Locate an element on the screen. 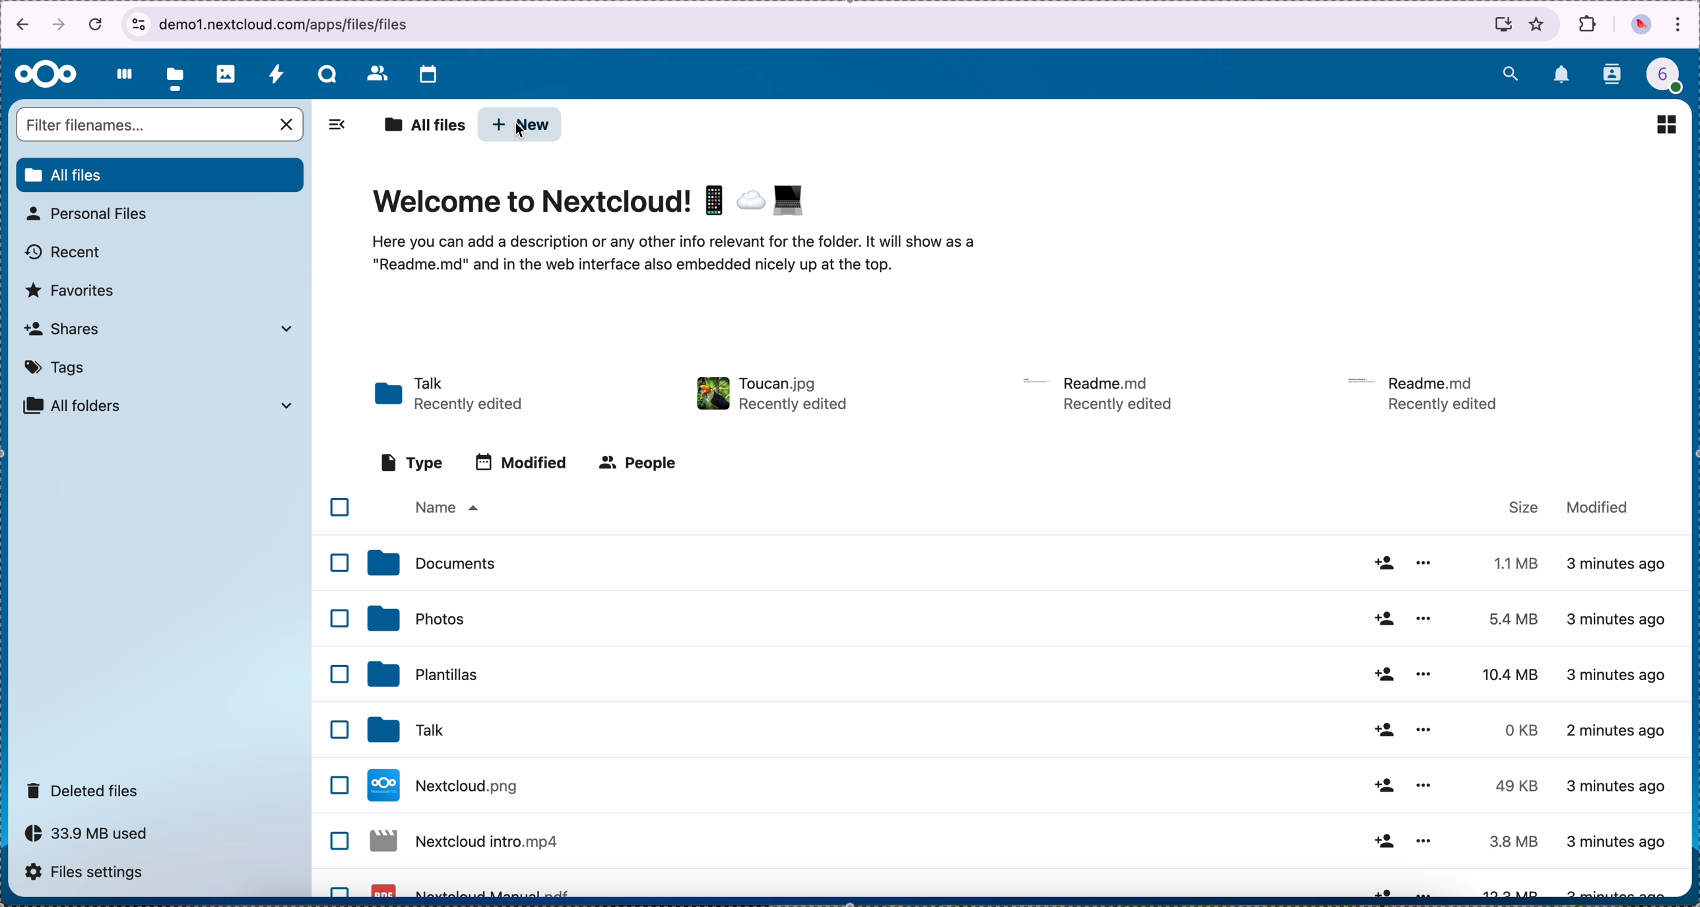  all folders is located at coordinates (159, 406).